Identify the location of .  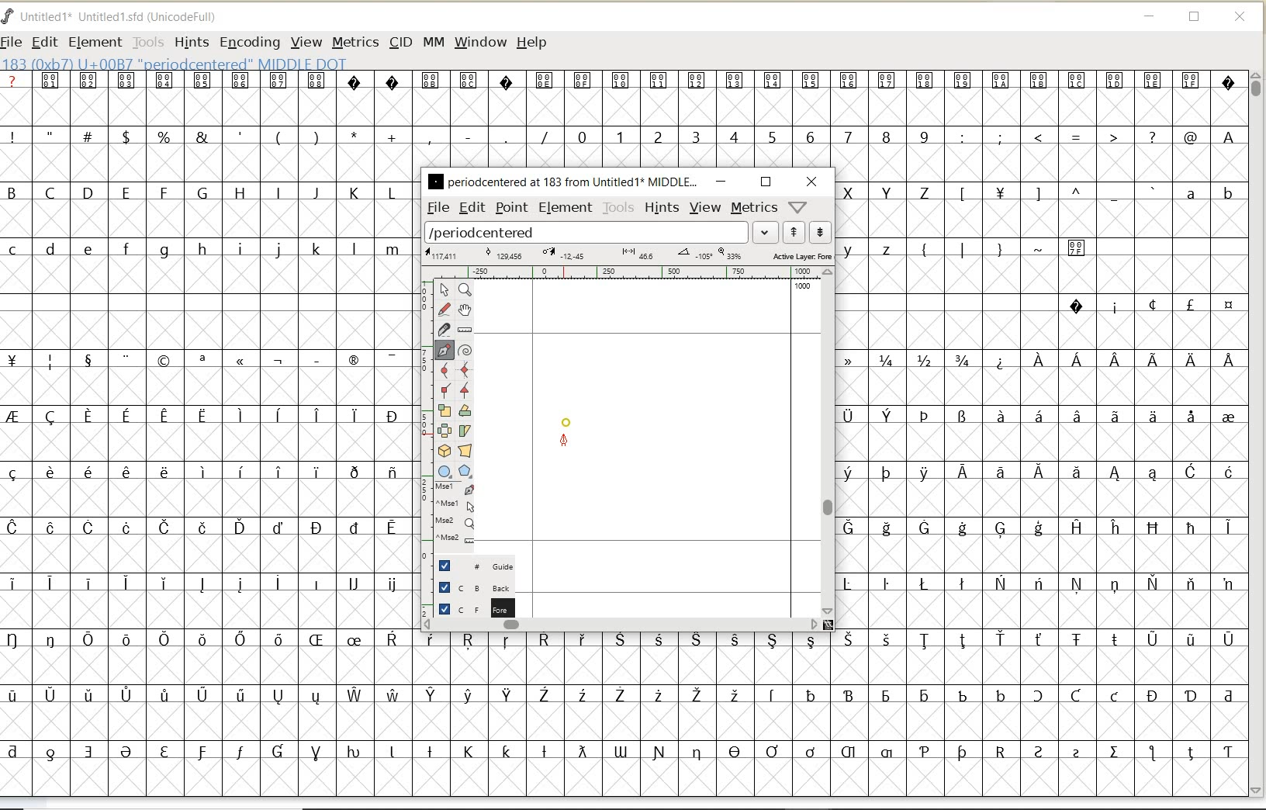
(1055, 195).